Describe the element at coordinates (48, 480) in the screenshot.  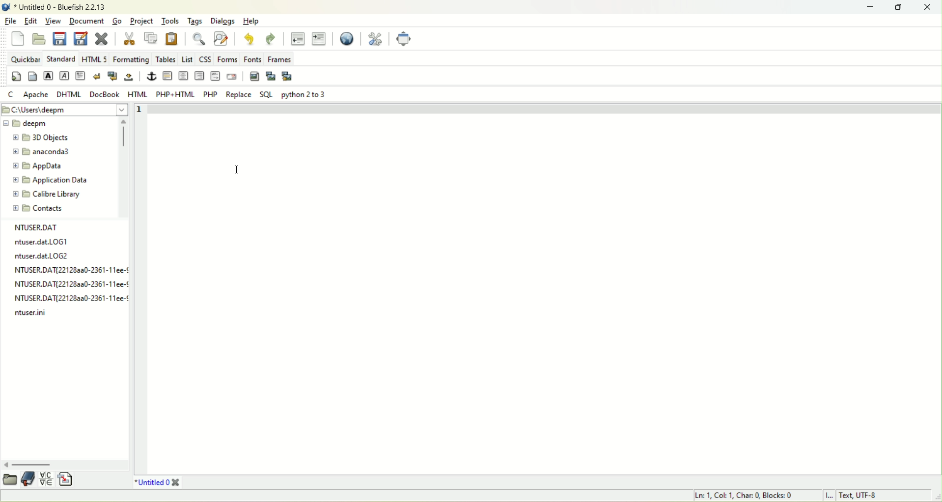
I see `charmap` at that location.